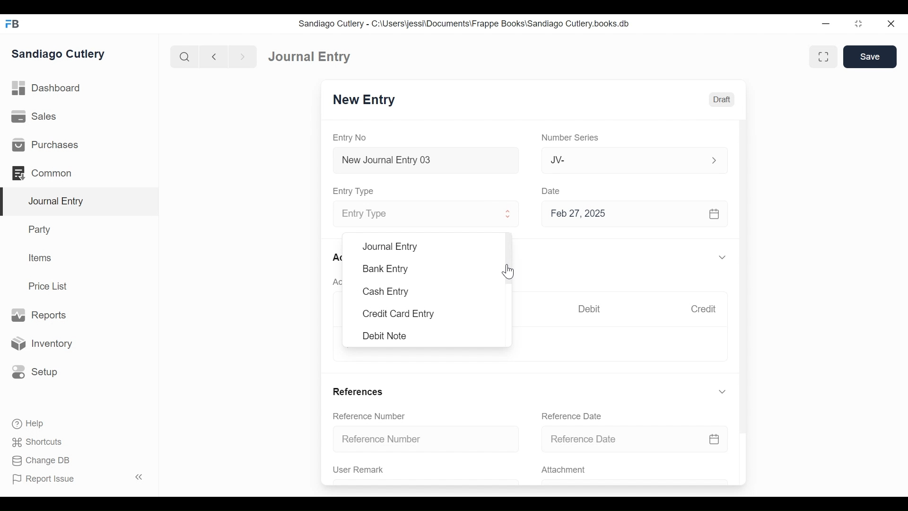 This screenshot has height=511, width=908. I want to click on Entry No, so click(349, 138).